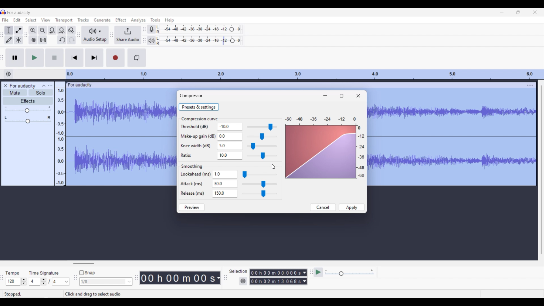  I want to click on for audacity, so click(80, 85).